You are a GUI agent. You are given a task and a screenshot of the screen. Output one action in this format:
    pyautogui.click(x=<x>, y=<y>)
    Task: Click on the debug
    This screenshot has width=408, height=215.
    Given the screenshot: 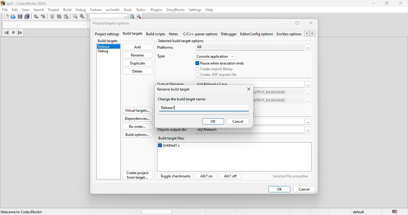 What is the action you would take?
    pyautogui.click(x=80, y=9)
    